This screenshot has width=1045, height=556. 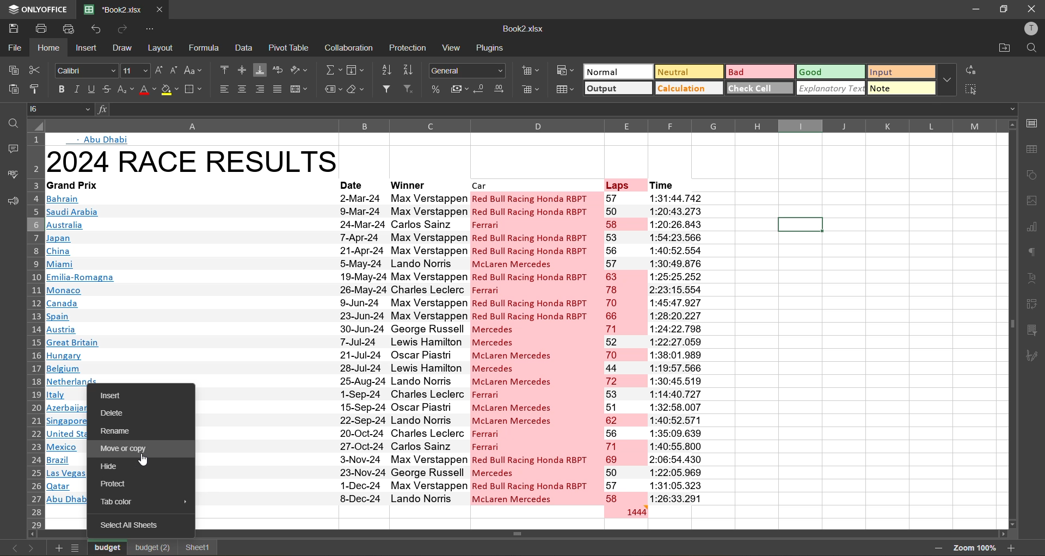 I want to click on feedback, so click(x=11, y=202).